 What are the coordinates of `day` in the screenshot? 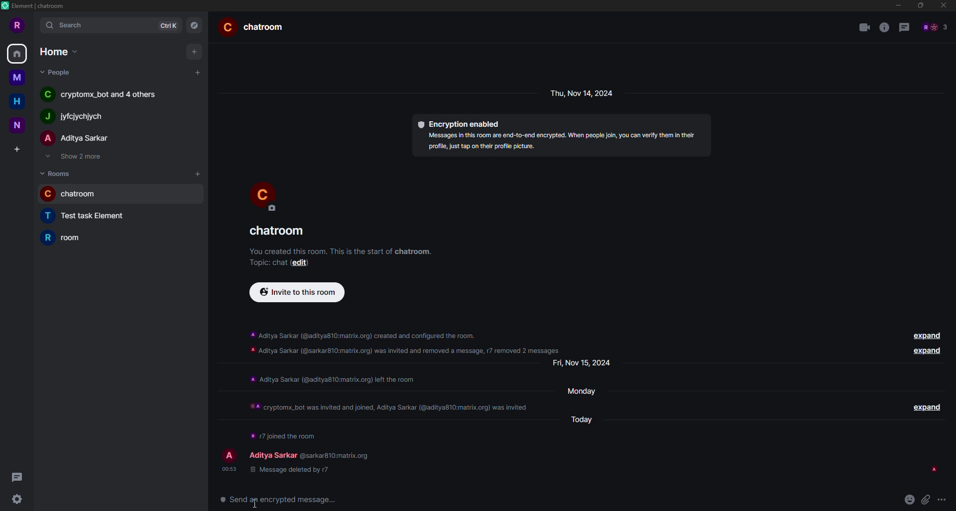 It's located at (587, 418).